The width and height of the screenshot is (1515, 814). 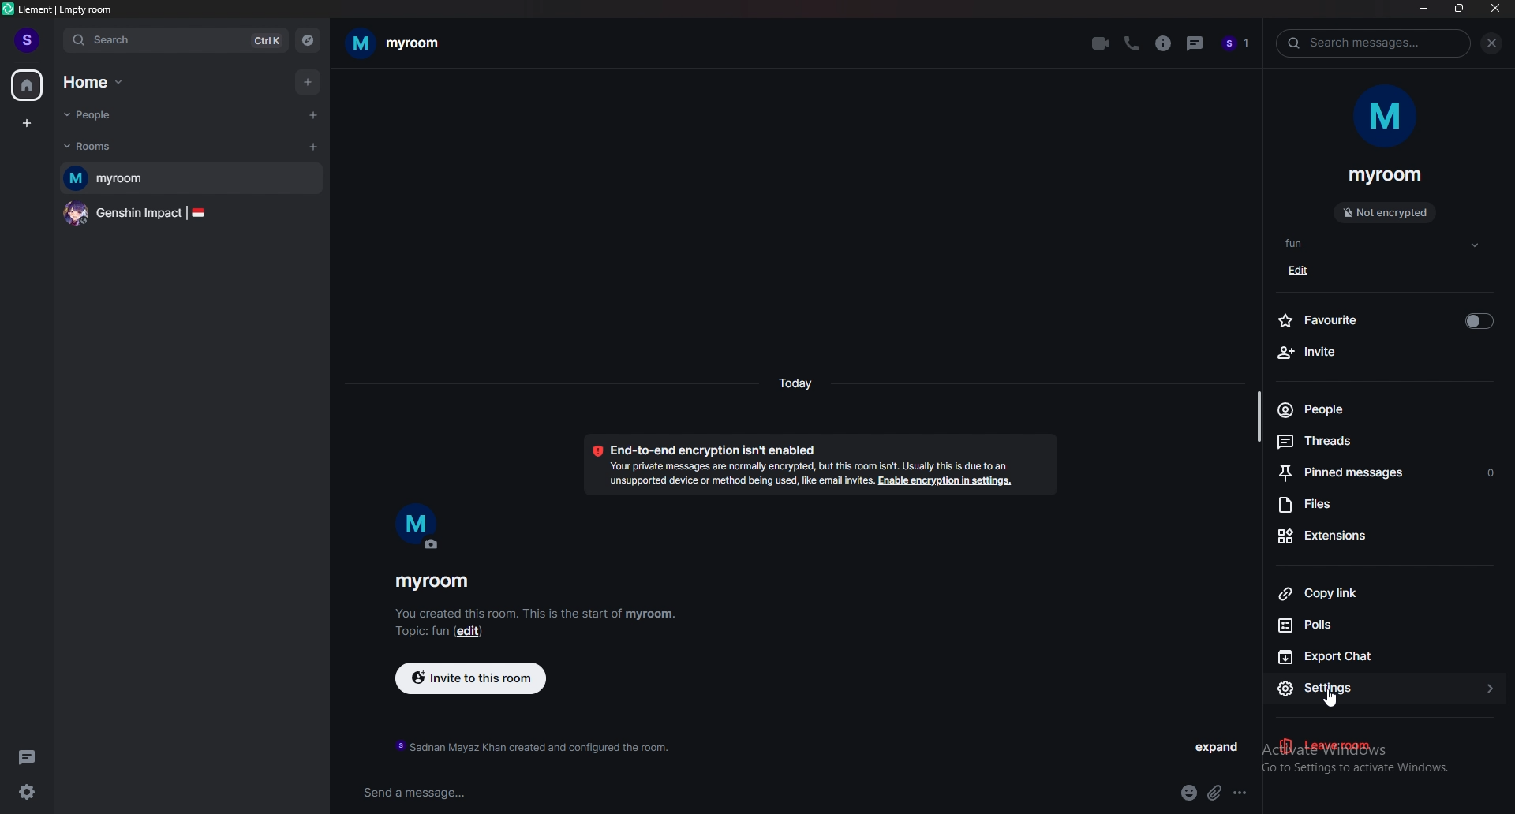 What do you see at coordinates (1163, 44) in the screenshot?
I see `room info` at bounding box center [1163, 44].